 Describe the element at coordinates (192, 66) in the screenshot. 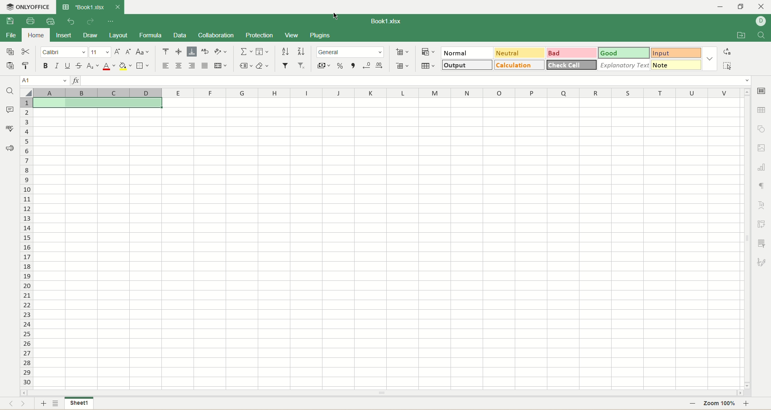

I see `align right` at that location.